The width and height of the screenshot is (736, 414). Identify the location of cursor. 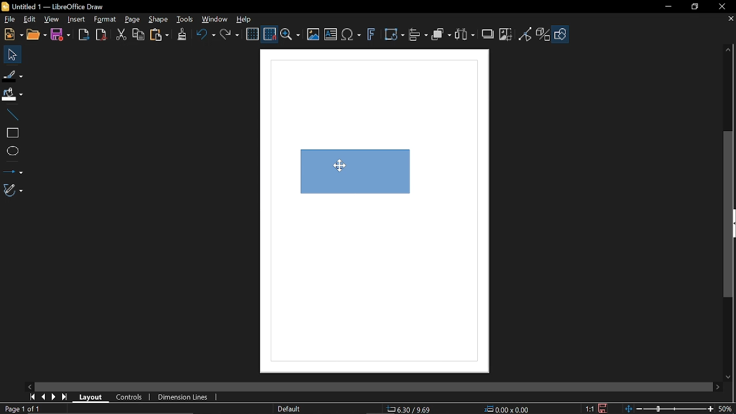
(344, 164).